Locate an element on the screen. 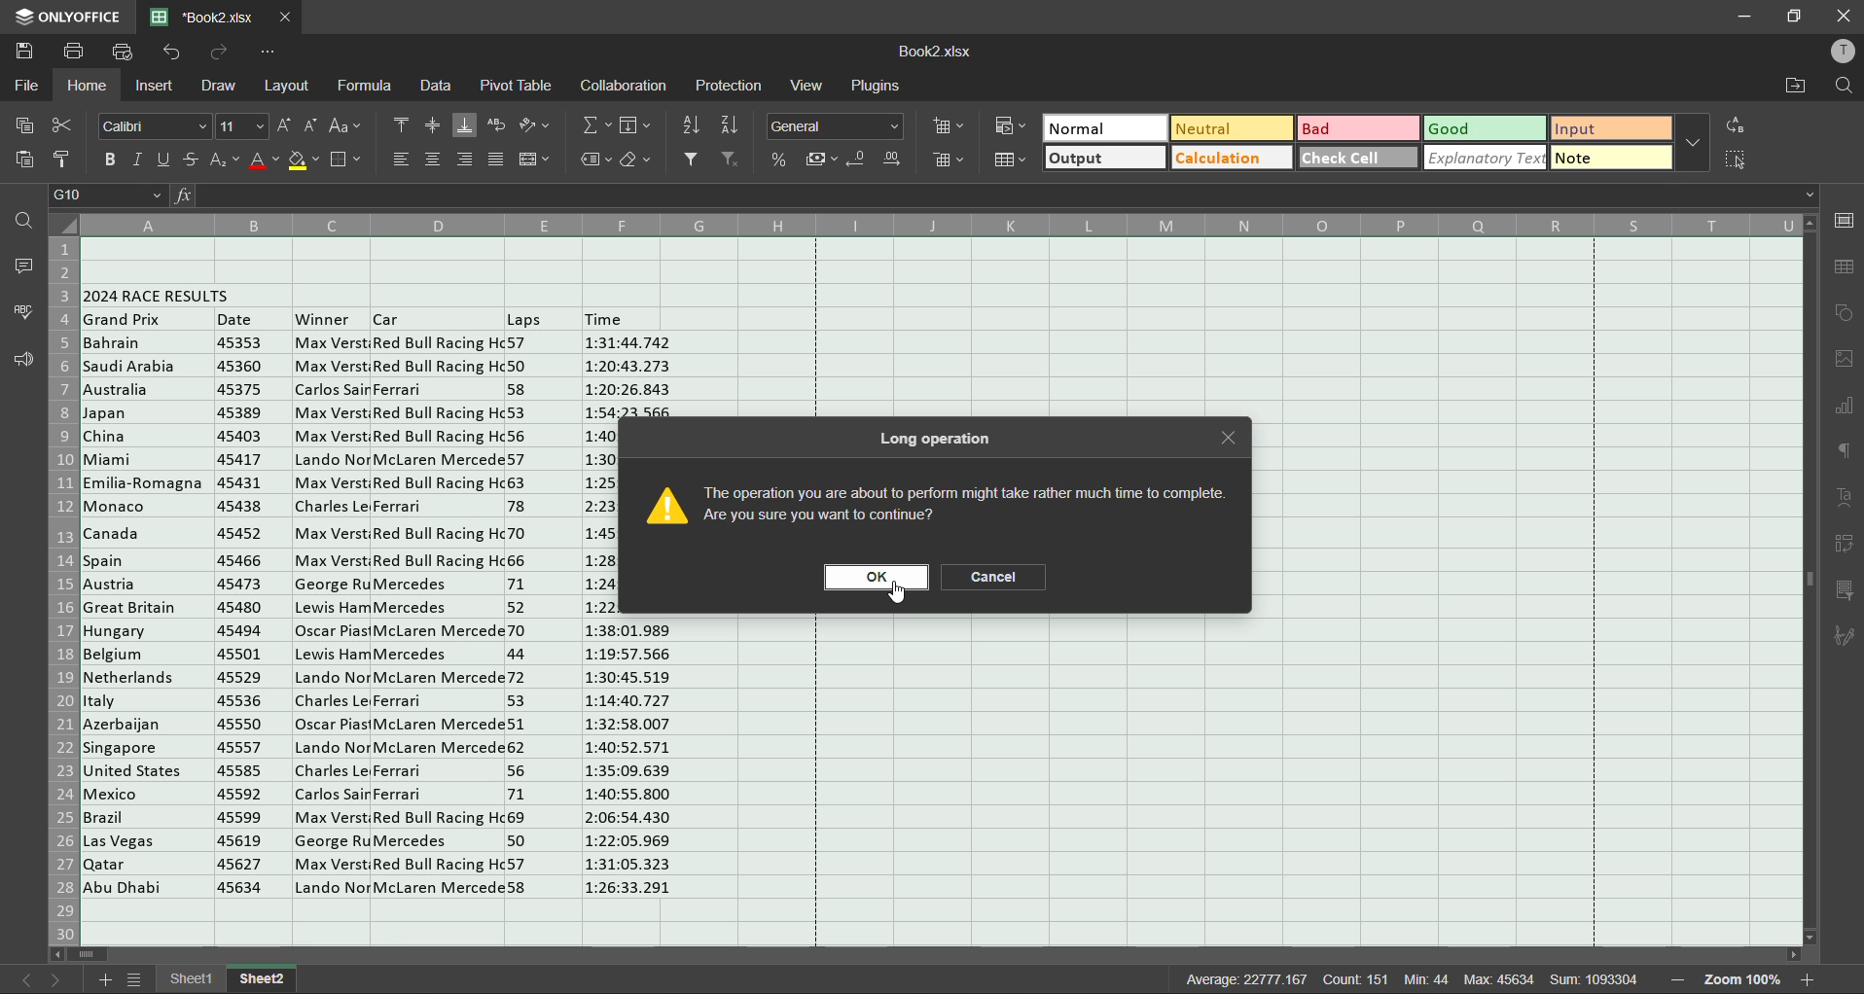 The image size is (1864, 994). close is located at coordinates (1843, 17).